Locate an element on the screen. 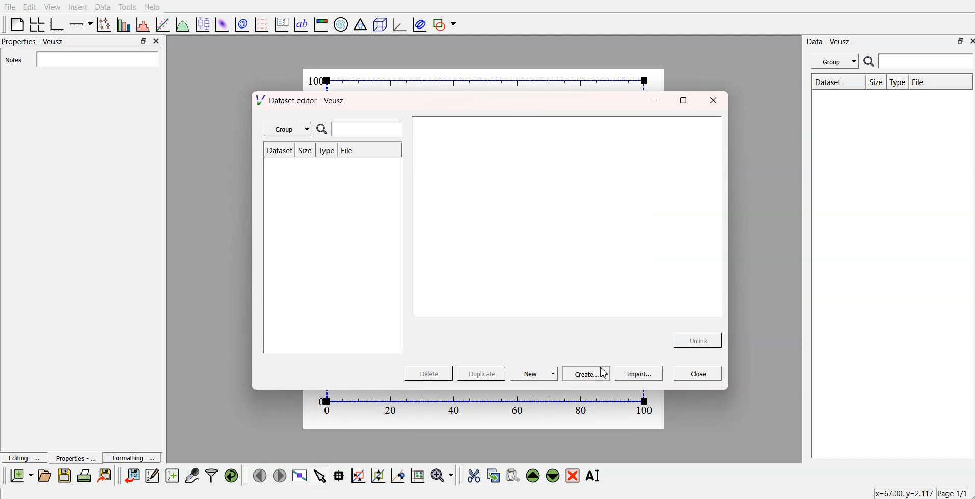 The width and height of the screenshot is (975, 499). Export to graphics format is located at coordinates (106, 476).